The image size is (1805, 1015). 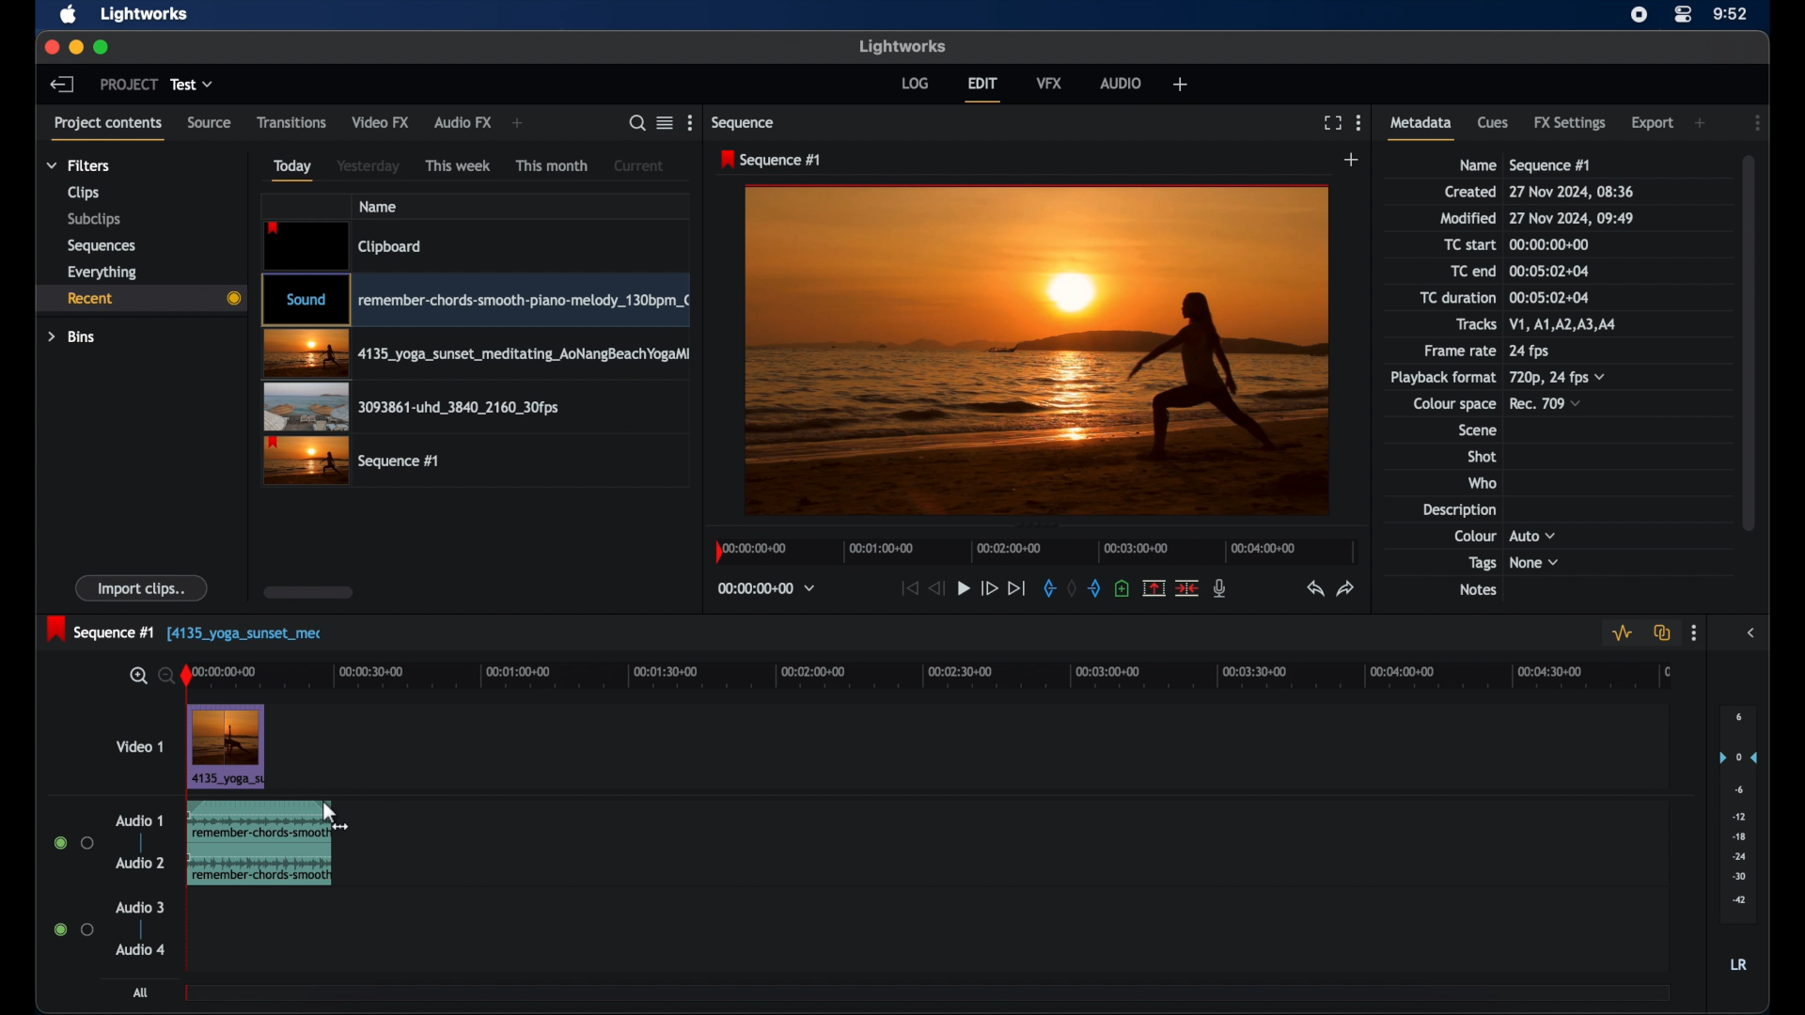 I want to click on rec709, so click(x=1546, y=403).